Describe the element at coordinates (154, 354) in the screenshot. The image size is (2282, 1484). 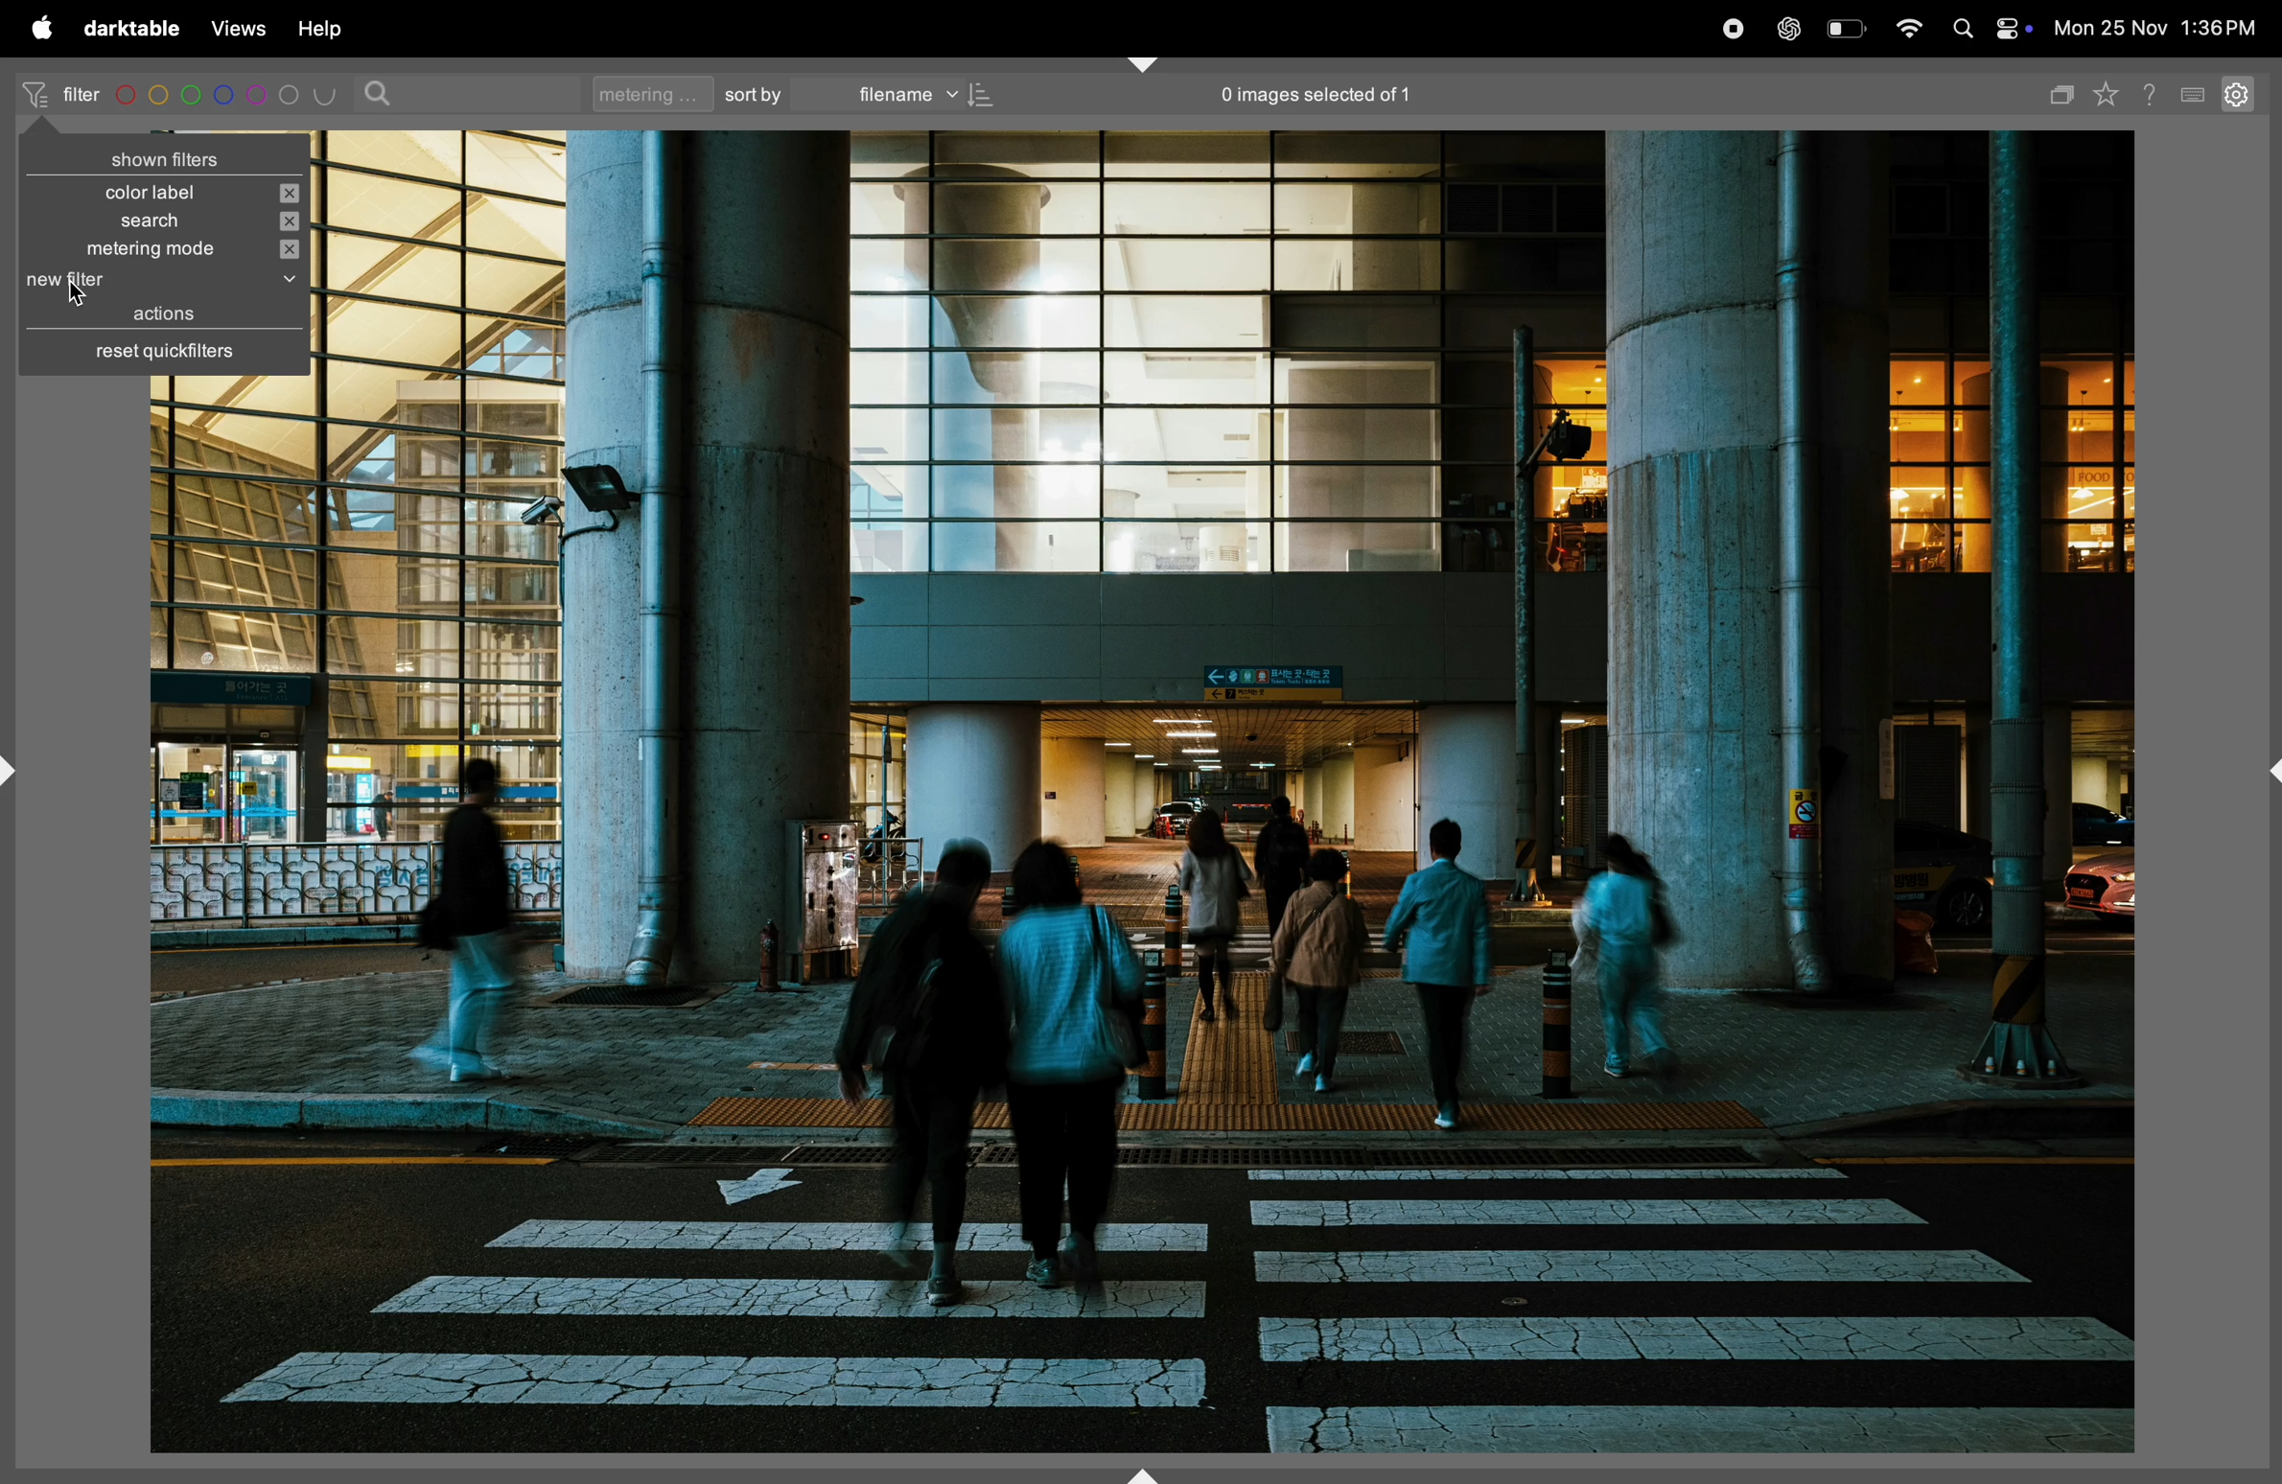
I see `reset quick filters` at that location.